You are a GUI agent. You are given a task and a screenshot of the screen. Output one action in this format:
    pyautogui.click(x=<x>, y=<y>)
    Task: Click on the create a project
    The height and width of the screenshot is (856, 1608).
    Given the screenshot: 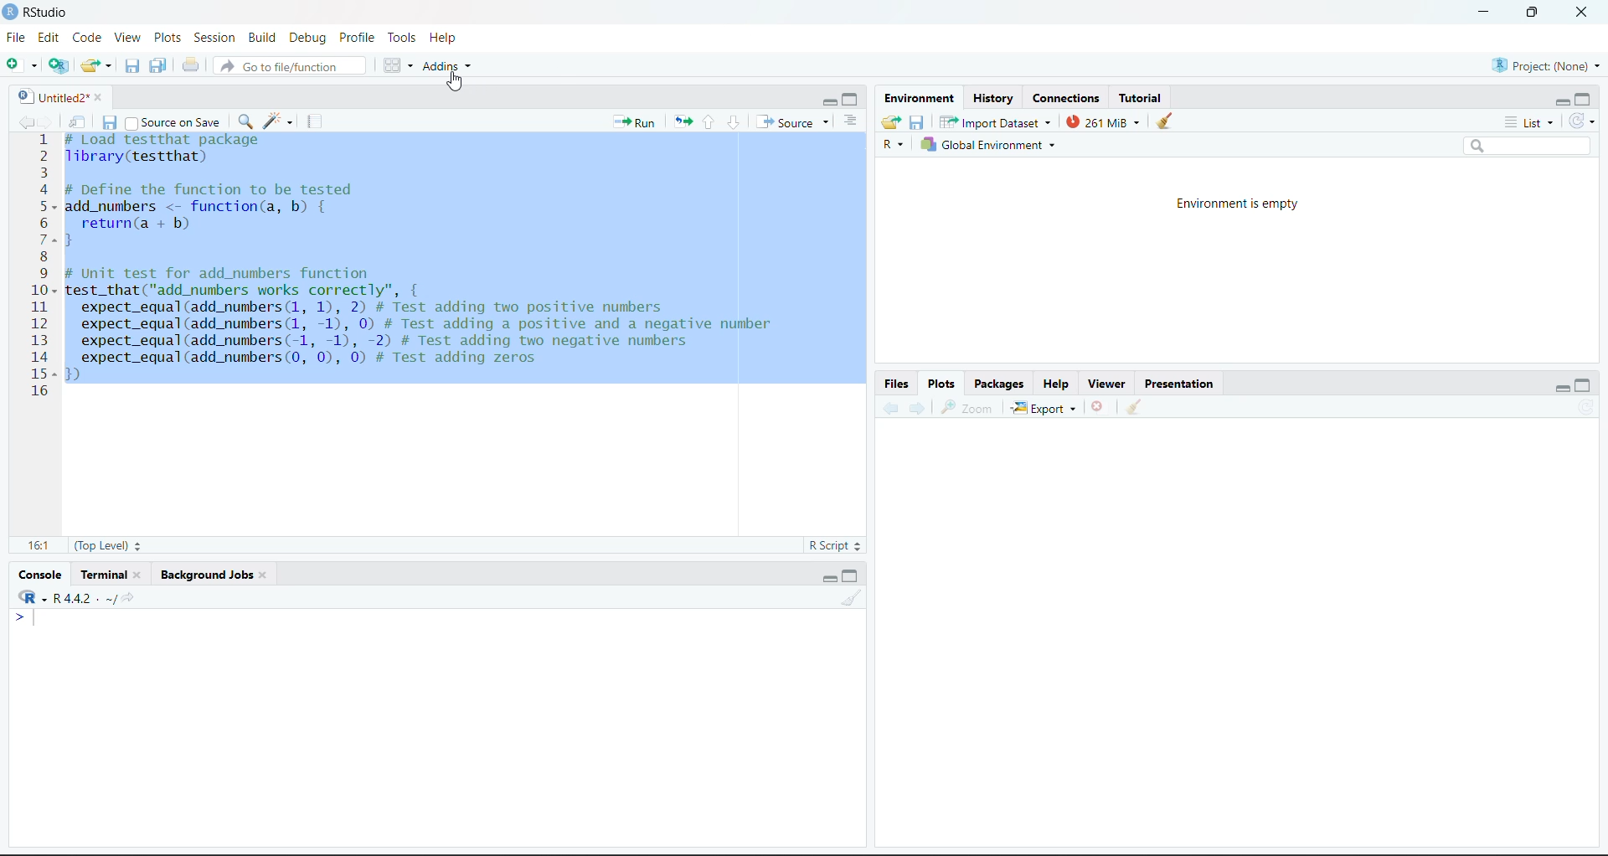 What is the action you would take?
    pyautogui.click(x=57, y=65)
    